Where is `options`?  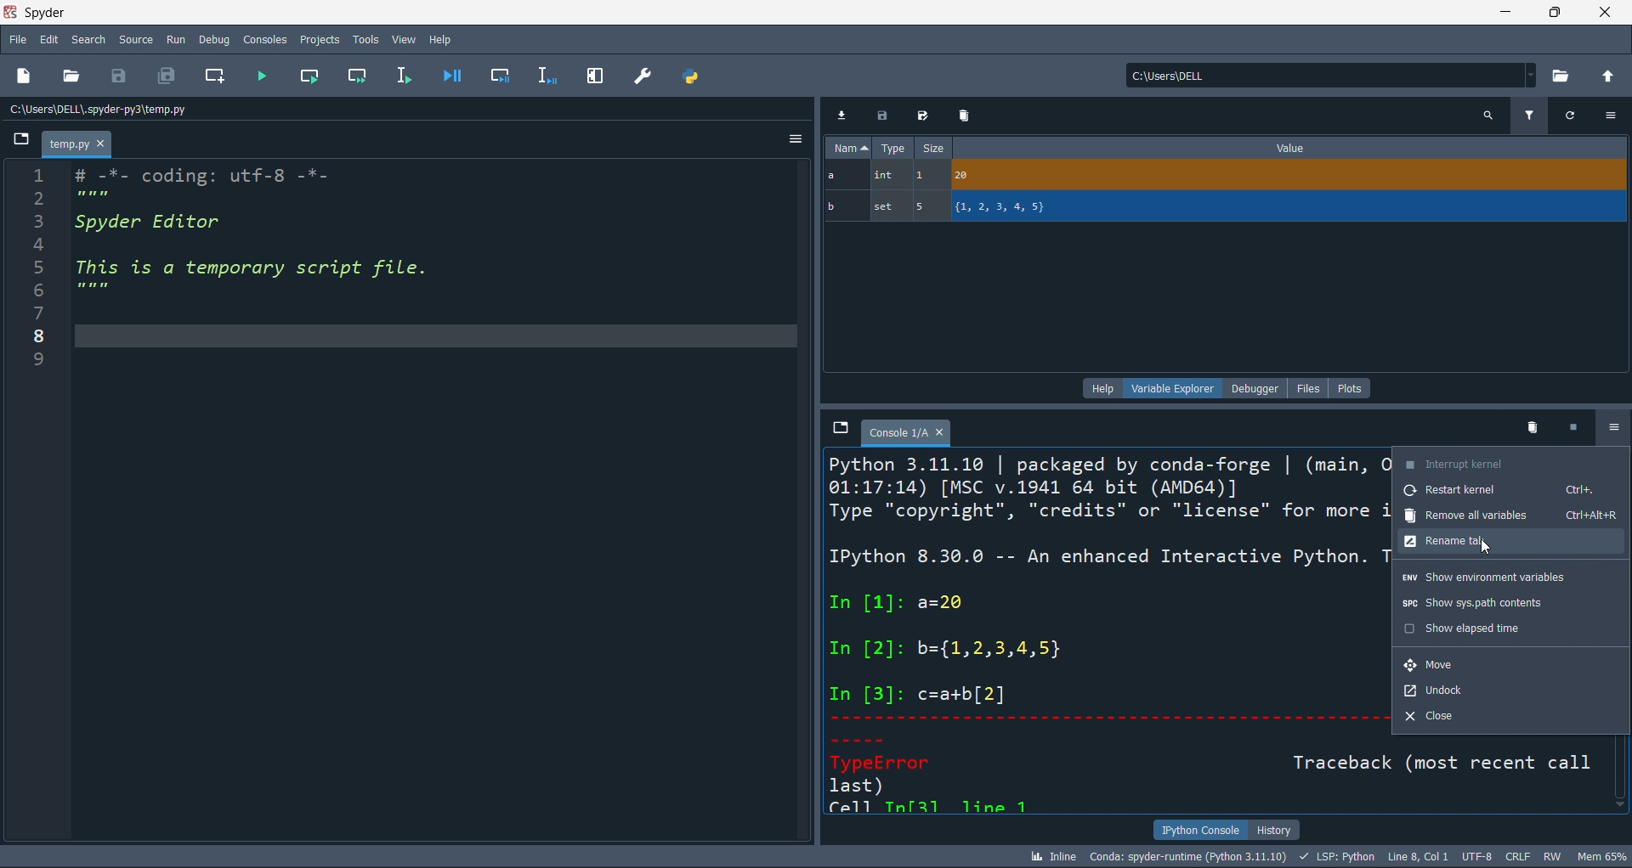 options is located at coordinates (793, 142).